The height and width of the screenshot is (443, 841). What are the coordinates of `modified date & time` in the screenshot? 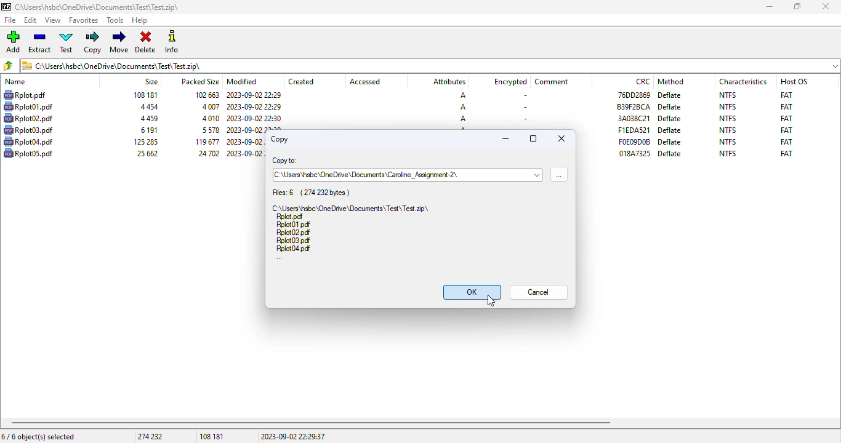 It's located at (245, 142).